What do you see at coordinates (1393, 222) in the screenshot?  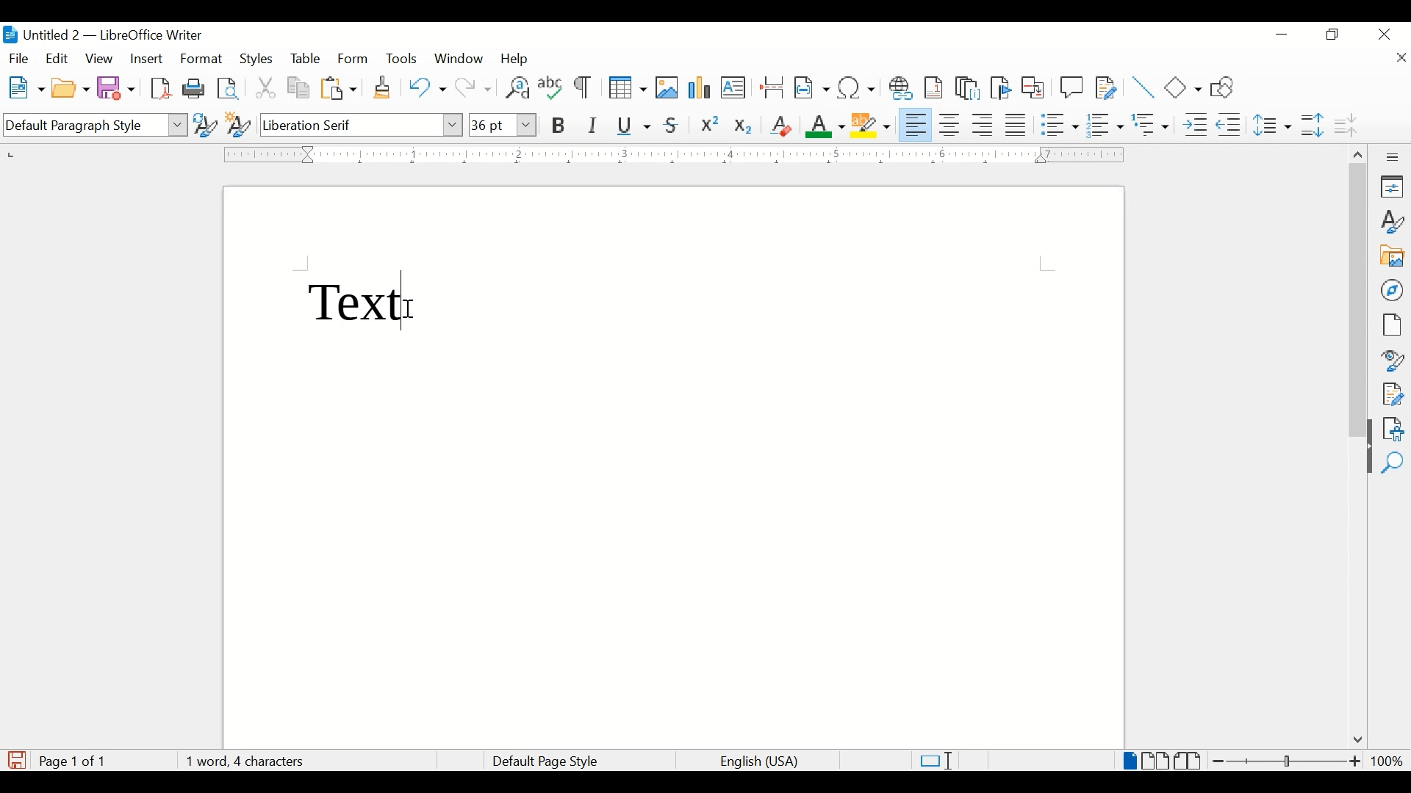 I see `styles` at bounding box center [1393, 222].